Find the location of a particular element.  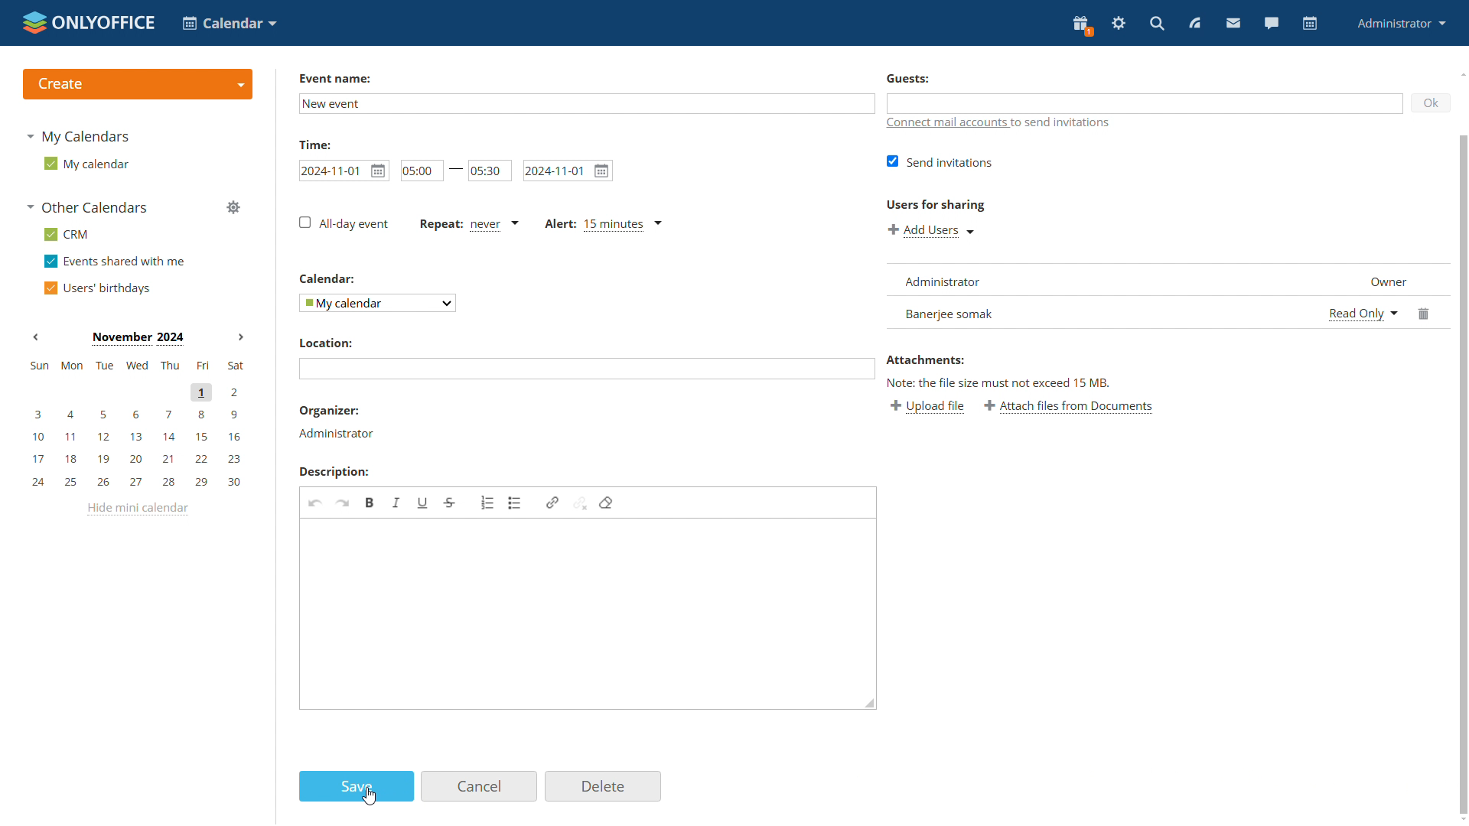

Add guests is located at coordinates (1145, 103).